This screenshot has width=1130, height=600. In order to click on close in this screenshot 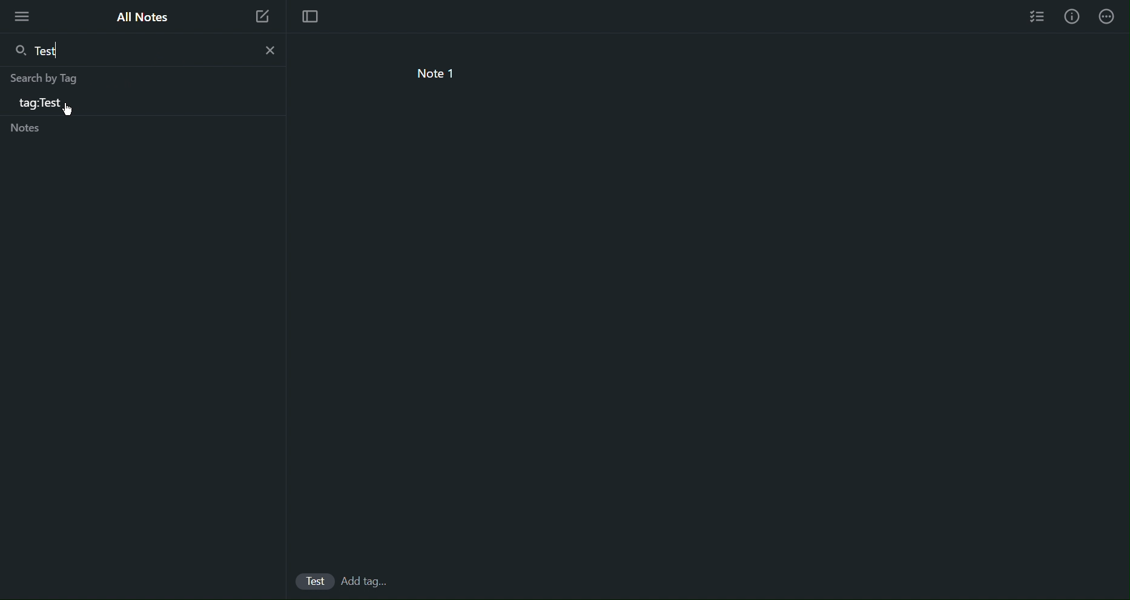, I will do `click(263, 50)`.